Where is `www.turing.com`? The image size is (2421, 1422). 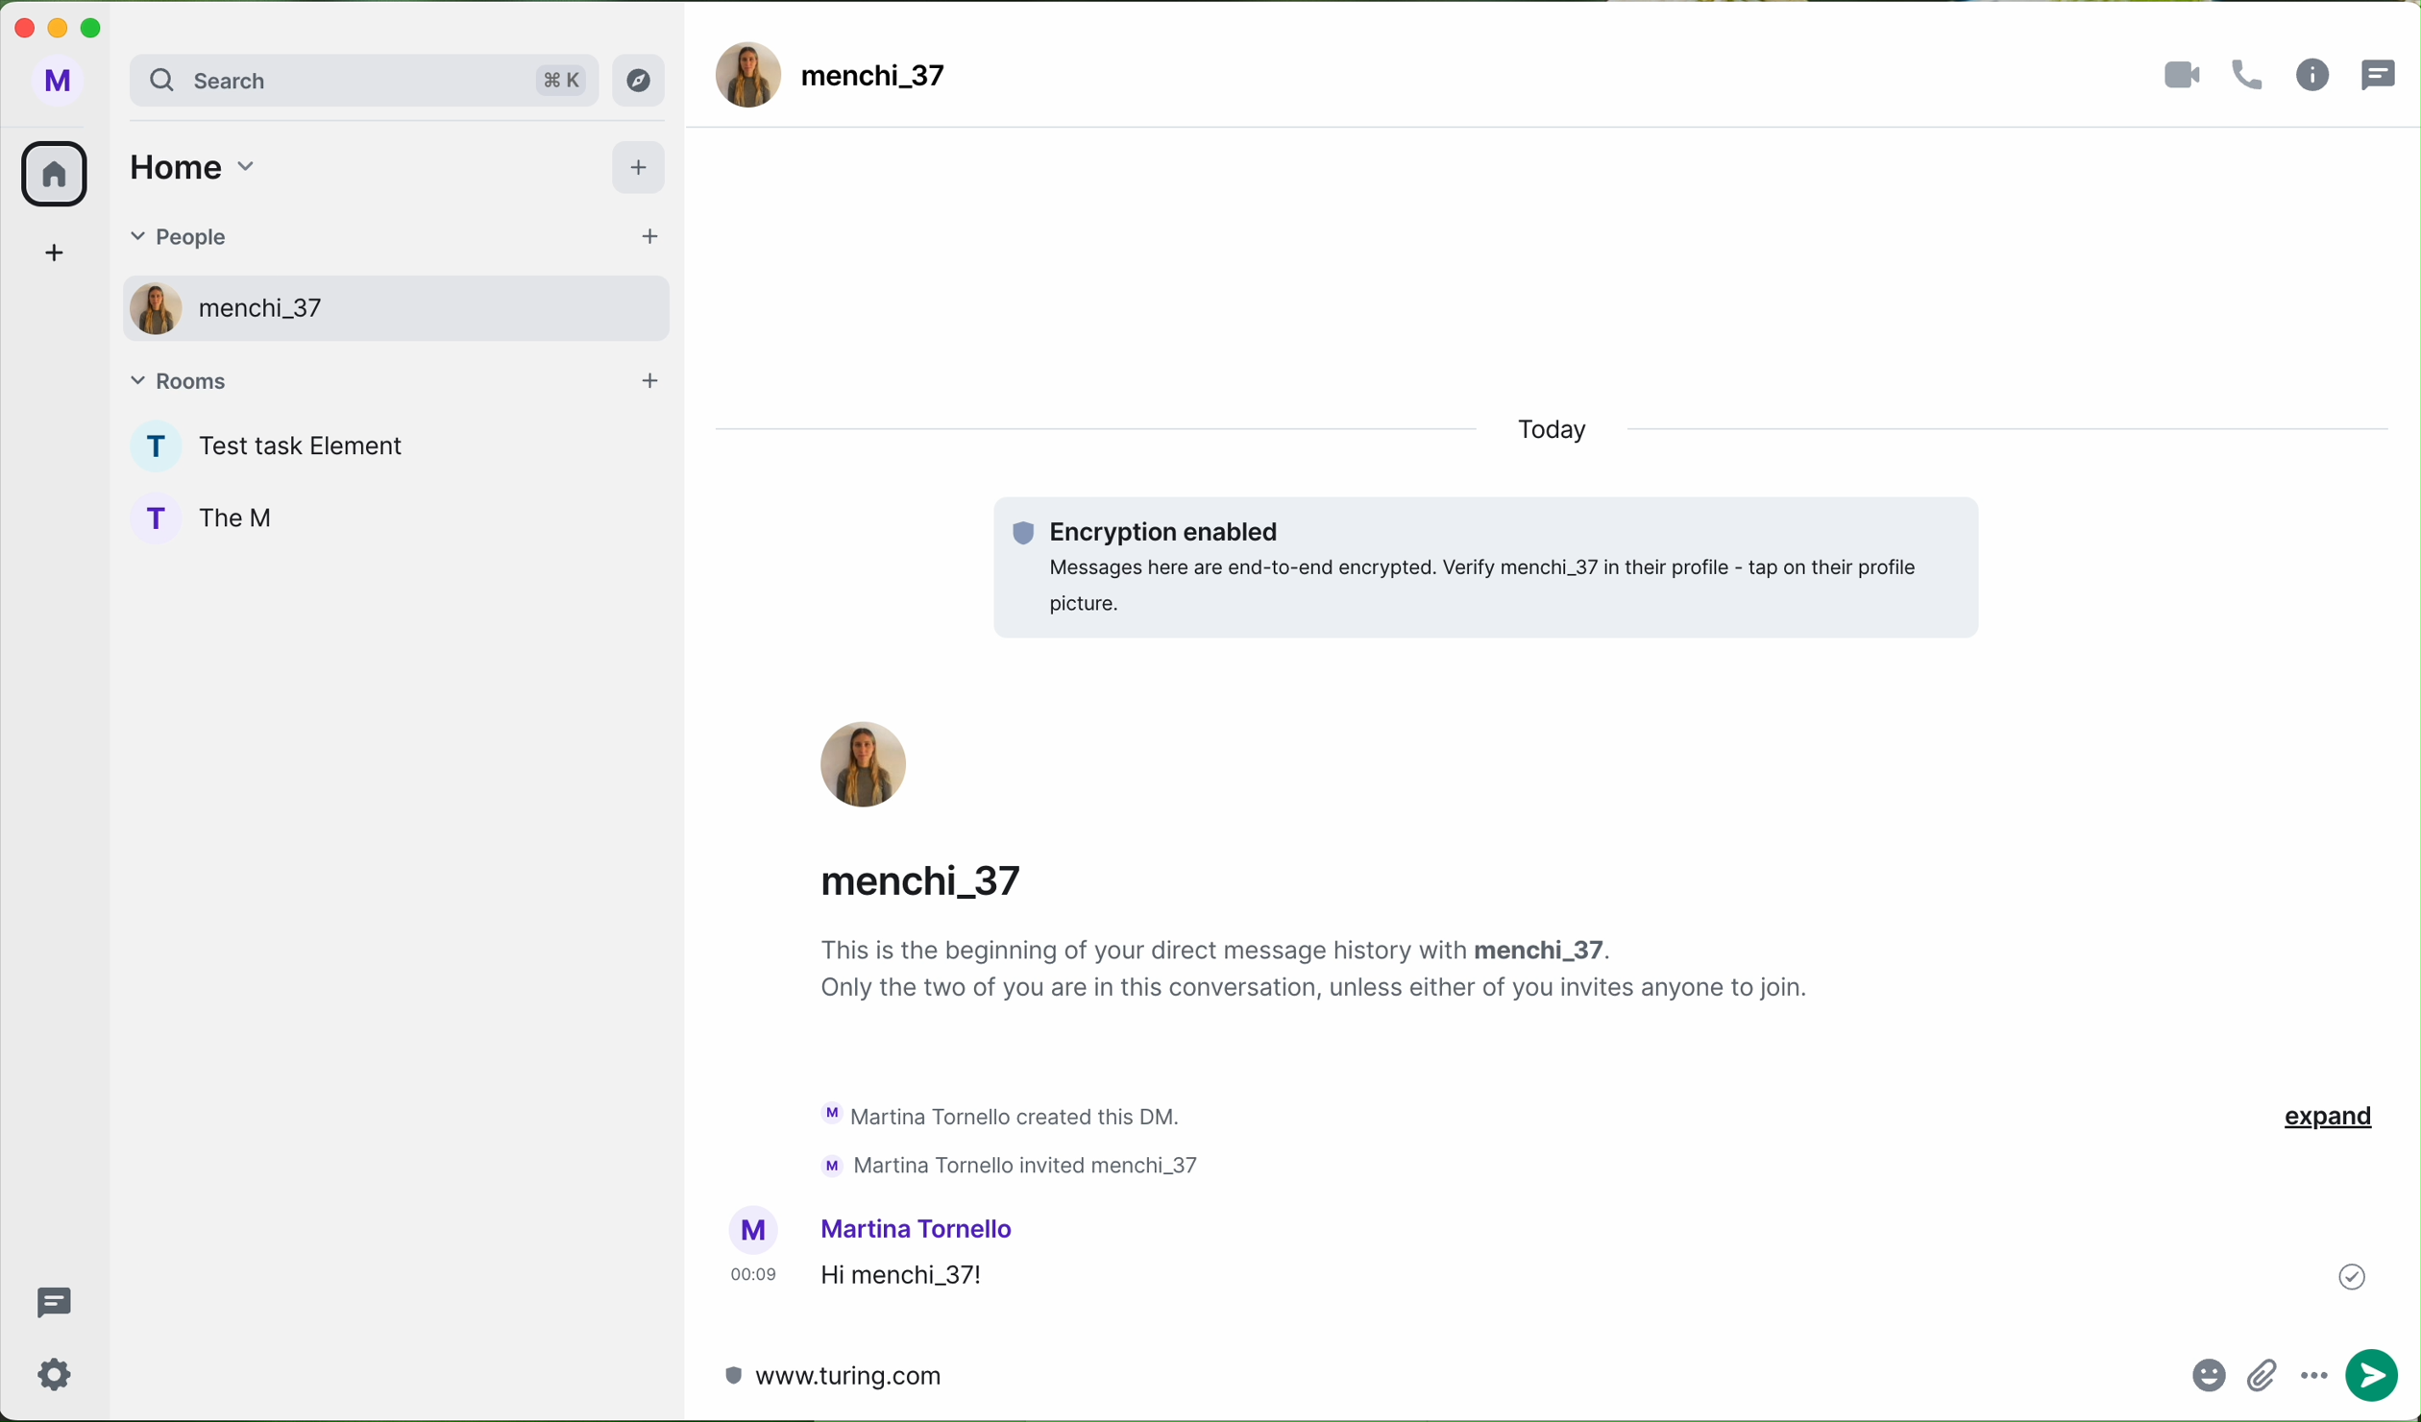
www.turing.com is located at coordinates (838, 1375).